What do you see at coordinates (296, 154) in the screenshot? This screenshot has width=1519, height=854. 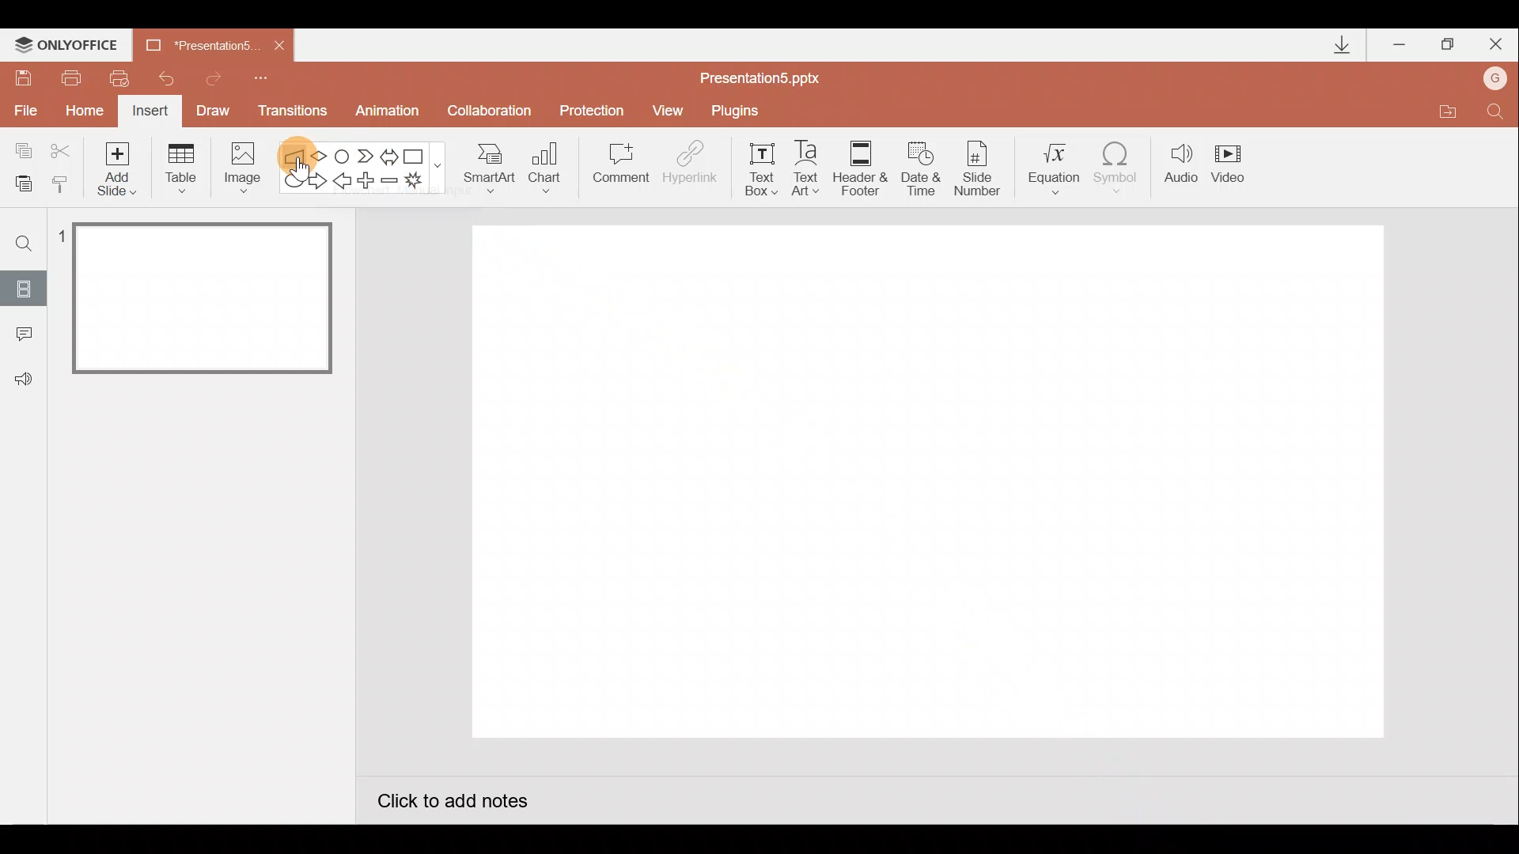 I see `Flowchart - manual input` at bounding box center [296, 154].